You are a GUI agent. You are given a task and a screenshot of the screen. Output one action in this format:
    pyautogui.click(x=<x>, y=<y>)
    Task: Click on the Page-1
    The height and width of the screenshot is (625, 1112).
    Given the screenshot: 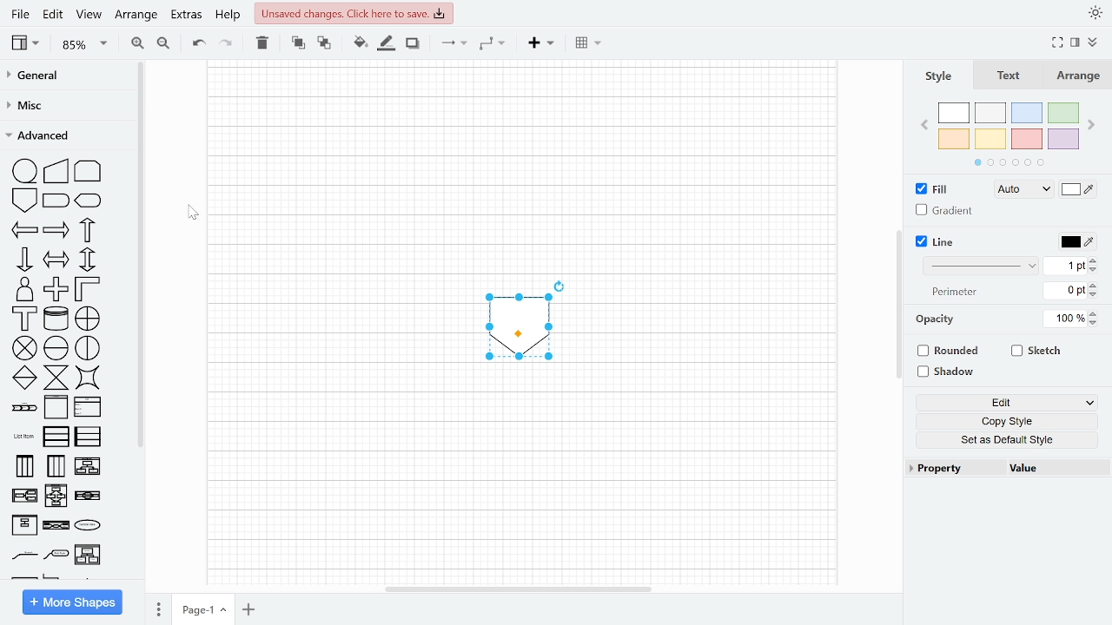 What is the action you would take?
    pyautogui.click(x=203, y=608)
    